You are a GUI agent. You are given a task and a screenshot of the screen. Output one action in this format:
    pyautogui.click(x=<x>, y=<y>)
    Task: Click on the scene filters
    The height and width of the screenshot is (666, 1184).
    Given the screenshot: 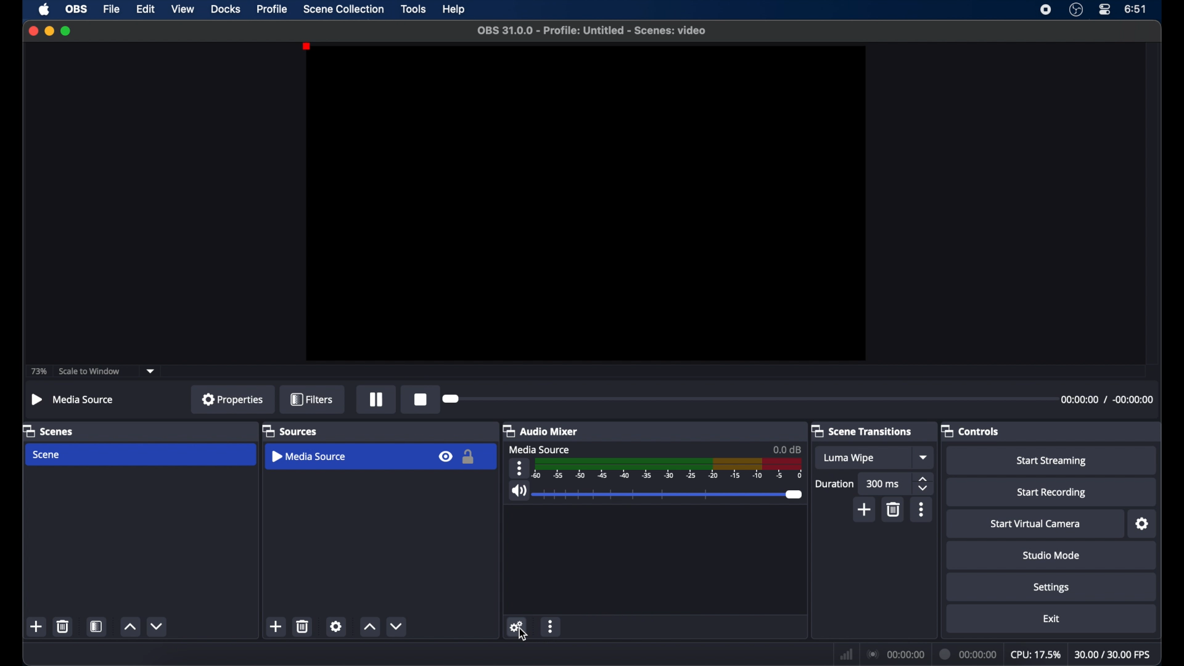 What is the action you would take?
    pyautogui.click(x=97, y=626)
    